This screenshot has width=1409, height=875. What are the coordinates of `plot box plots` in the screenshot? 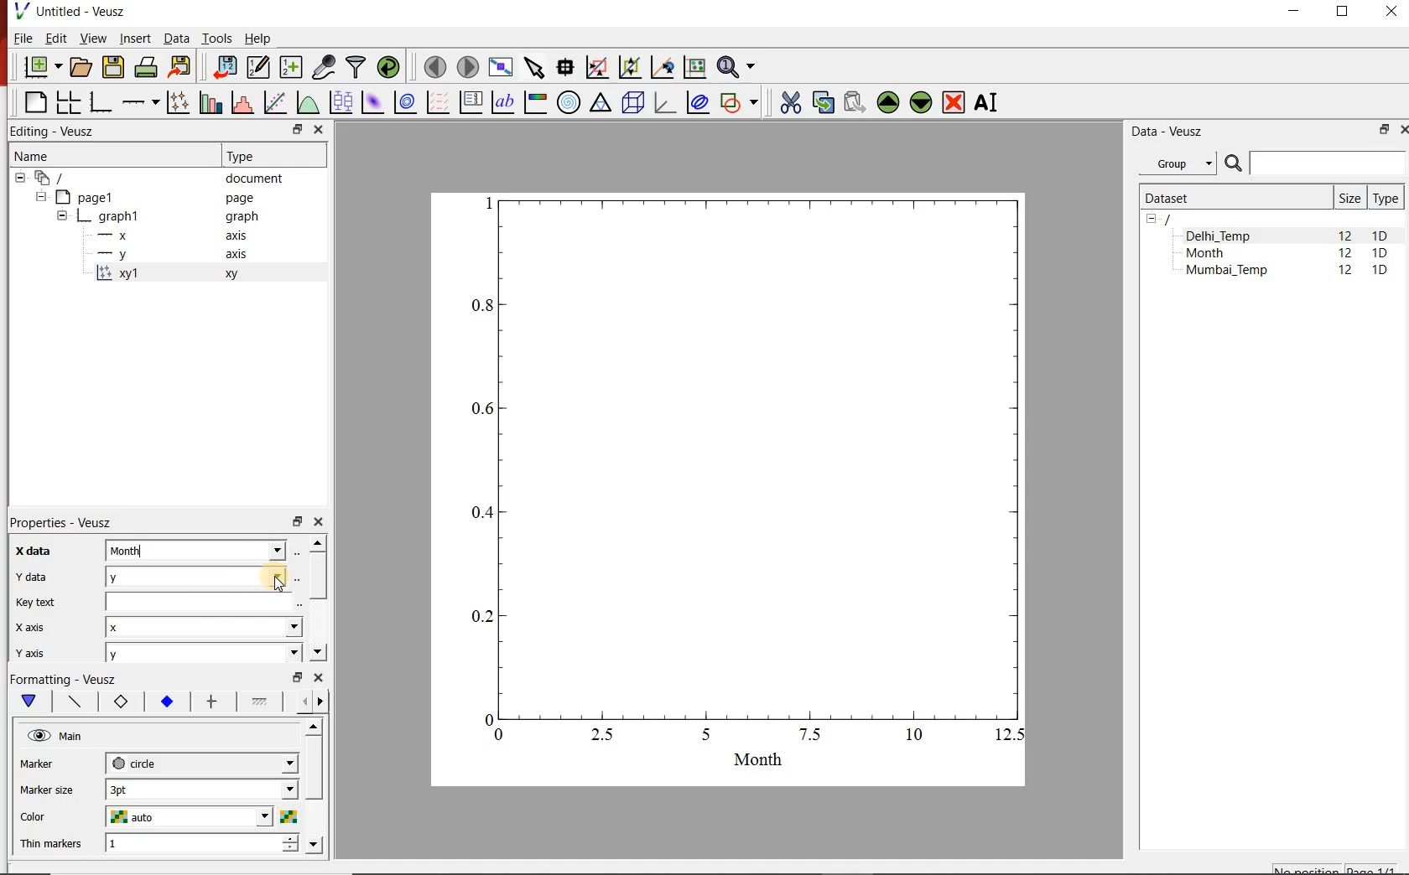 It's located at (341, 102).